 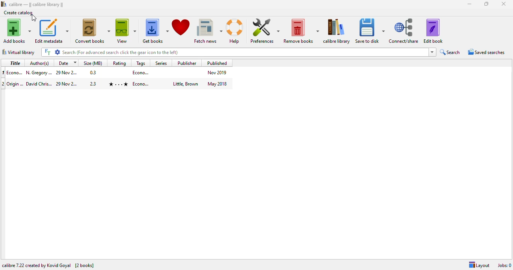 What do you see at coordinates (36, 5) in the screenshot?
I see `calibre library` at bounding box center [36, 5].